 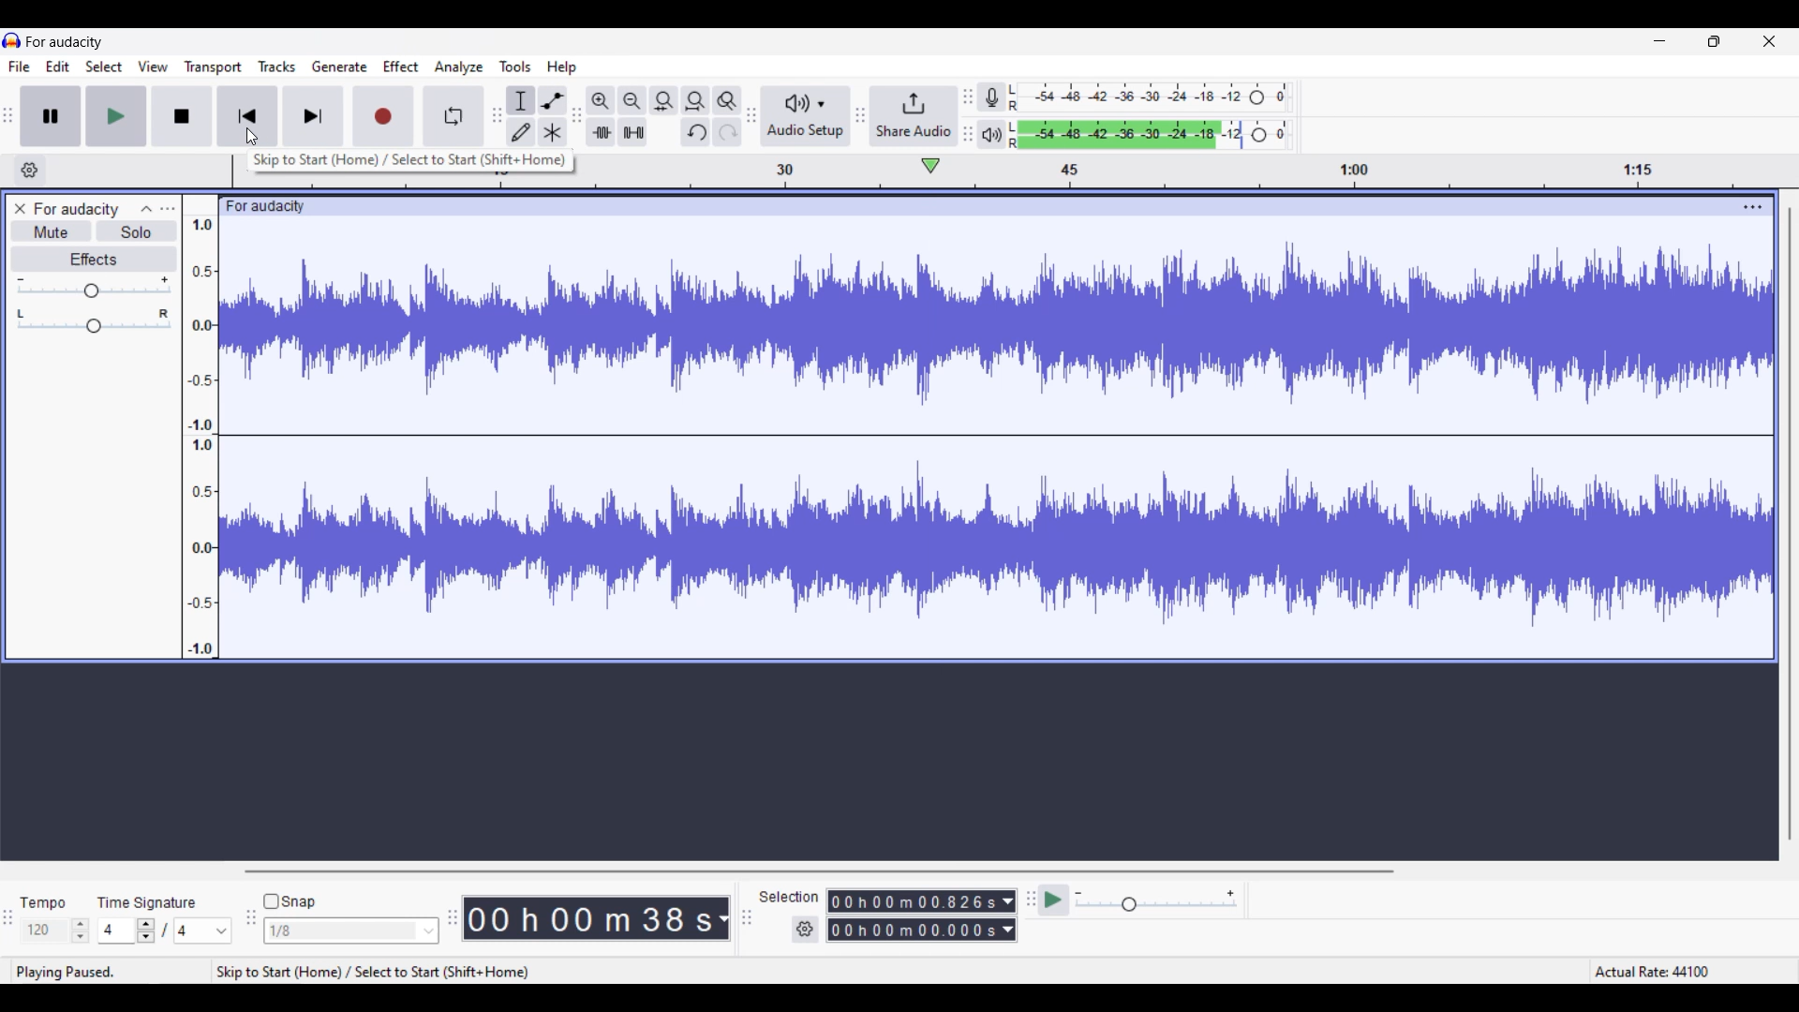 What do you see at coordinates (96, 260) in the screenshot?
I see `Effects` at bounding box center [96, 260].